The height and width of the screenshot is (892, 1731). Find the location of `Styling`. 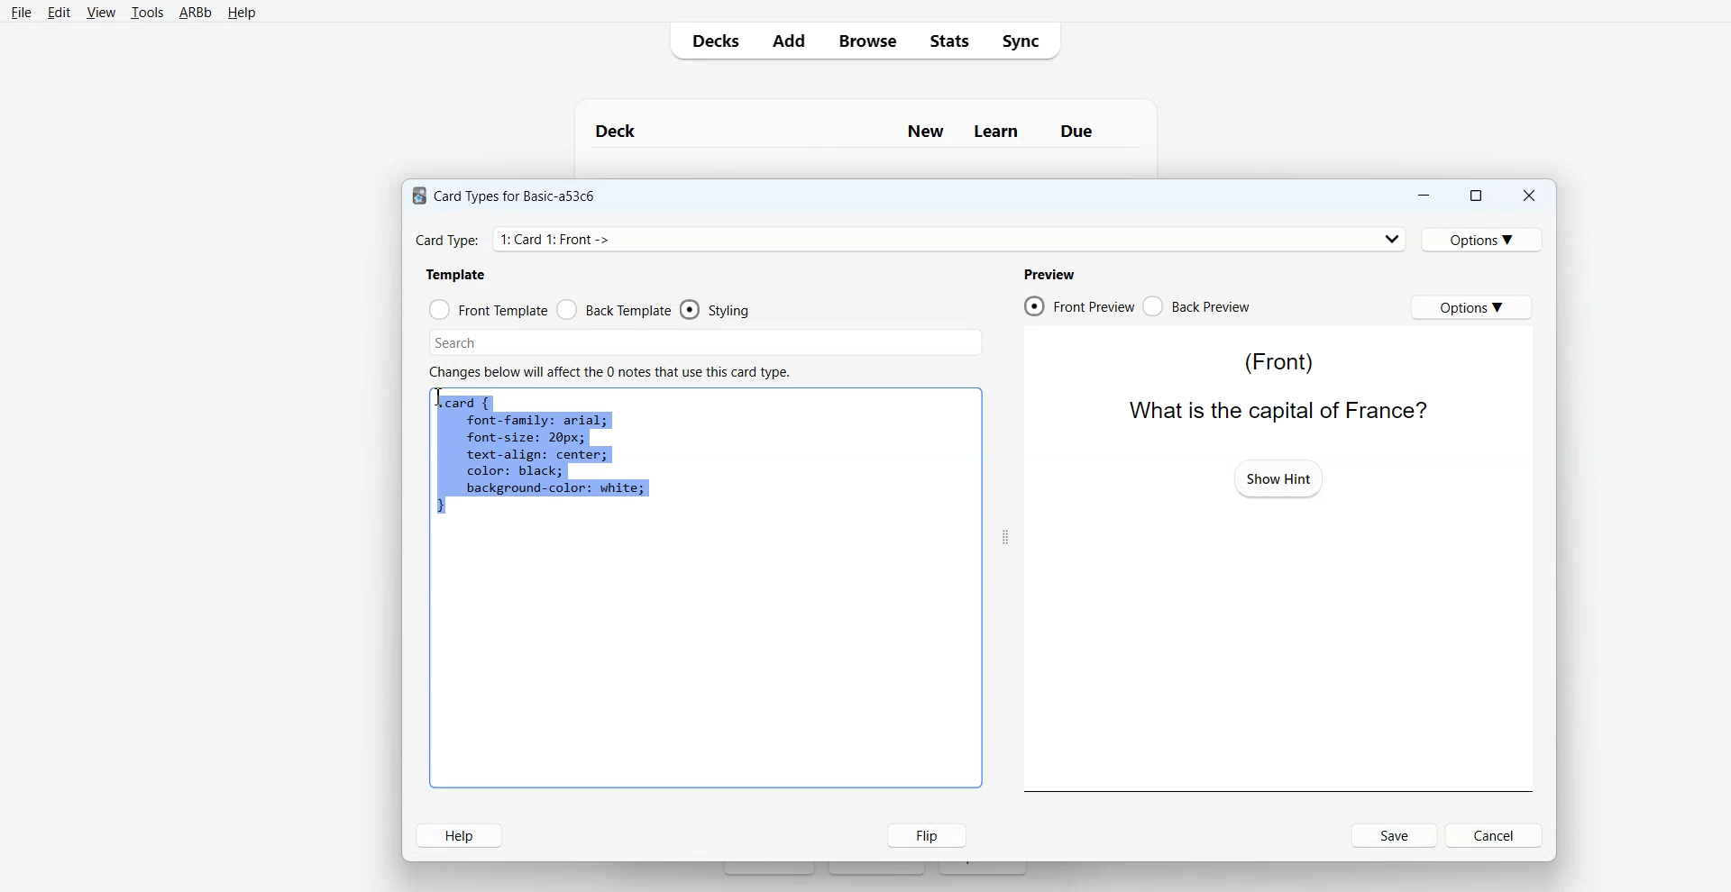

Styling is located at coordinates (717, 310).